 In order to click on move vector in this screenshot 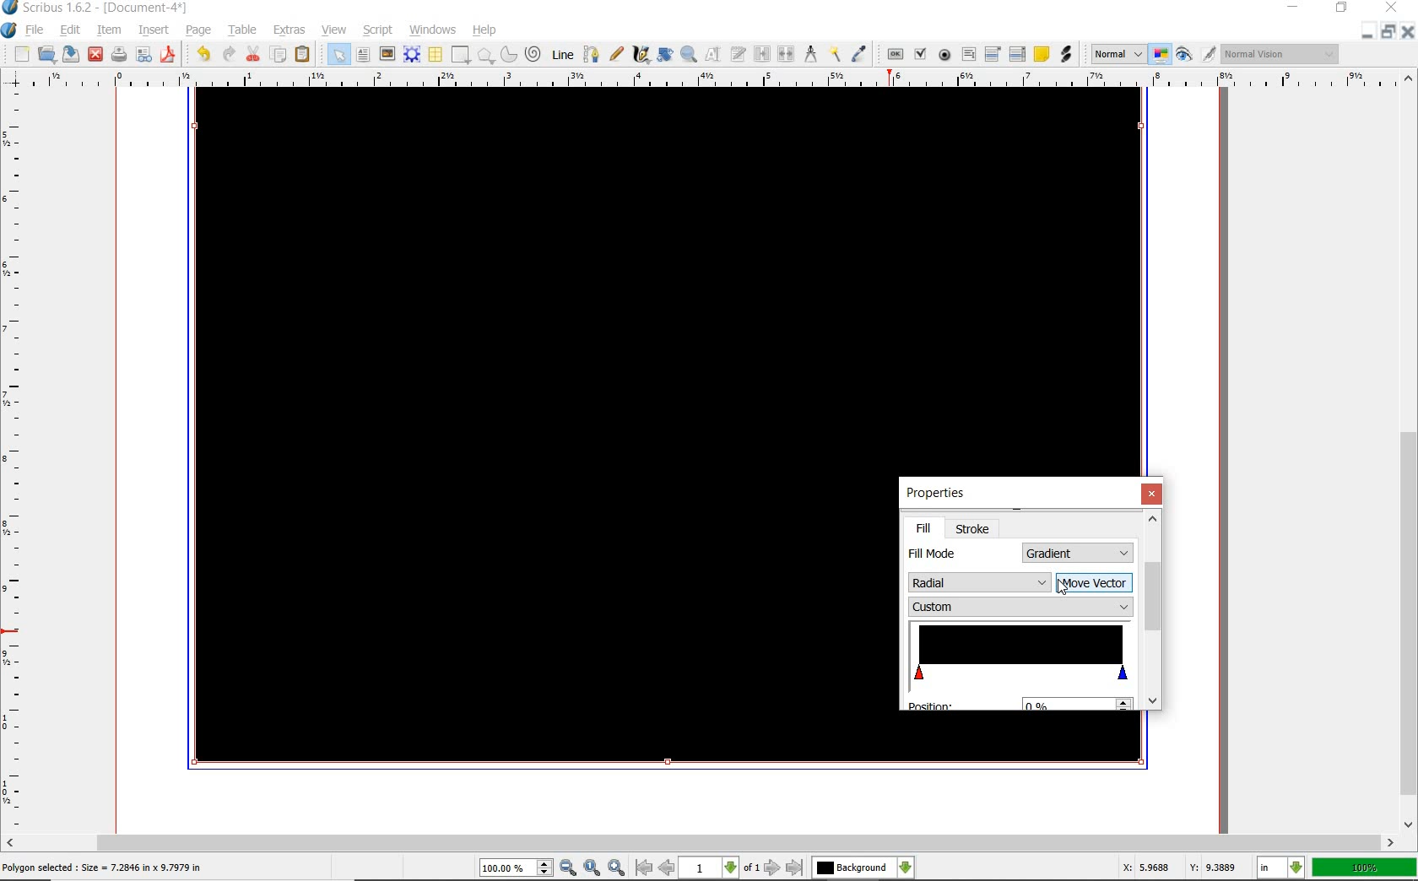, I will do `click(1096, 583)`.